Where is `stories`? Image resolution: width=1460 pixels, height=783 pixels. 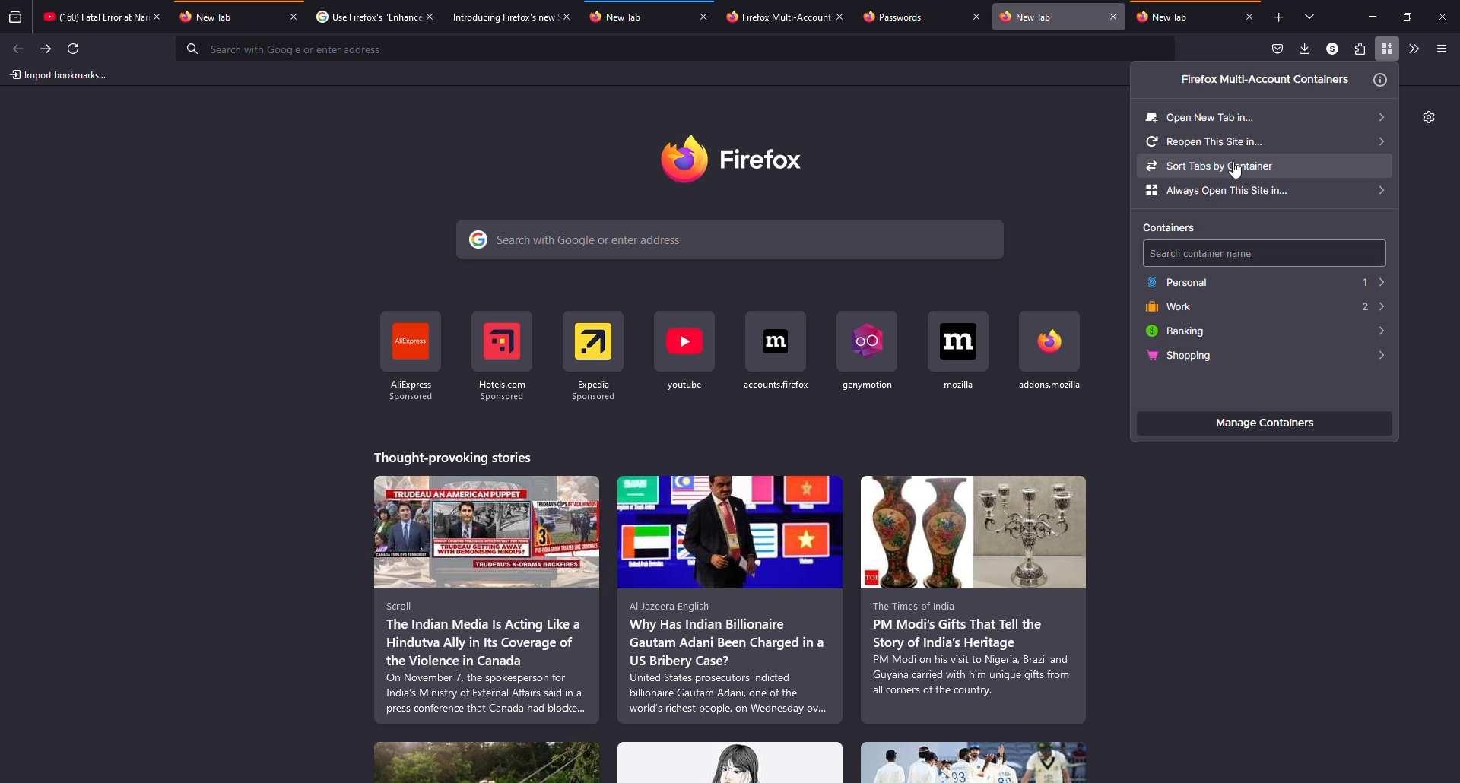 stories is located at coordinates (731, 599).